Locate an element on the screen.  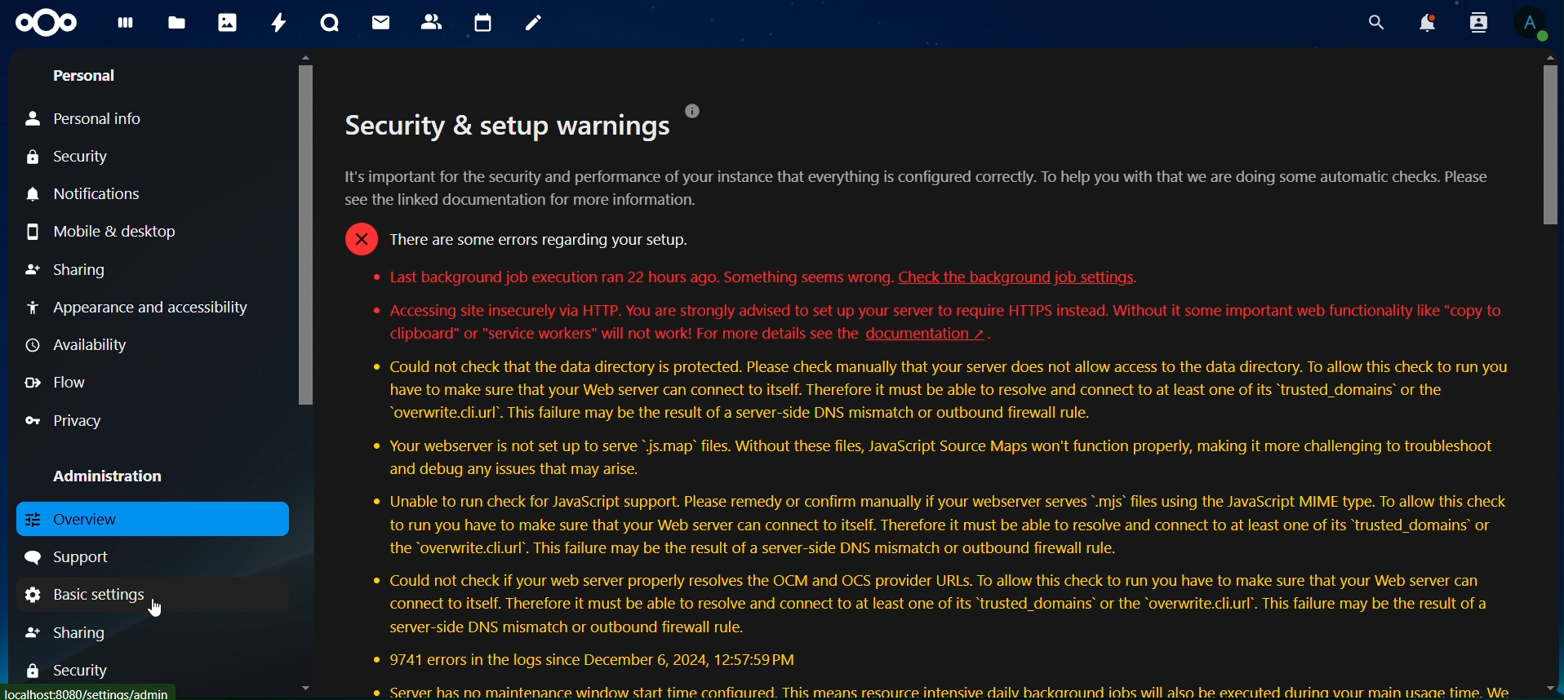
. . [:]
Security & setup warnings
It's important for the security and performance of your instance that everything is configured correctly. To help you with that we are doing some automatic checks. Please
see the linked documentation for more information.
[x] There are some errors regarding your setup.

Last background job execution ran 22 hours ago. Something seems wrong. Check the background job settings.

* Accessing site insecurely via HTTP. You are strongly advised to set up your server to require HTTPS instead. Without it some important web functionality like “copy to
clipboard" or “service workers" will not work! For more details see the documentation ~ .

* Could not check that the data directory is protected. Please check manually that your server does not allow access to the data directory. To allow this check to run you
have to make sure that your Web server can connect to itself. Therefore it must be able to resolve and connect to at least one of its “trusted_domains’ or the
“overwrite.cli.url’. This failure may be the result of a server-side DNS mismatch or outbound firewall rule.

* Your webserver is not set up to serve "js.map’ files. Without these files, JavaScript Source Maps won't function properly, making it more challenging to troubleshoot
and debug any issues that may arise.

* Unable to run check for JavaScript support. Please remedy or confirm manually if your webserver serves ".mjs’ files using the JavaScript MIME type. To allow this check
to run you have to make sure that your Web server can connect to itself. Therefore it must be able to resolve and connect to at least one of its “trusted_domains™ or
the “overwrite cli.url’. This failure may be the result of a server-side DNS mismatch or outbound firewall rule.

* Could not check if your web server properly resolves the OCM and OCS provider URLS. To allow this check to run you have to make sure that your Web server can
connect to itself. Therefore it must be able to resolve and connect to at least one of its “trusted_domains™ or the “overwrite cli.url’. This failure may be the result of a
server-side DNS mismatch or outbound firewall rule.

* 9741 errors in the logs since December 6, 2024, 12:57:59 PM

eo Server has no maintenance window start time confiaured. This means resource intensive dailv backaround iohs will also be executed durina vour main usaae time. We is located at coordinates (924, 401).